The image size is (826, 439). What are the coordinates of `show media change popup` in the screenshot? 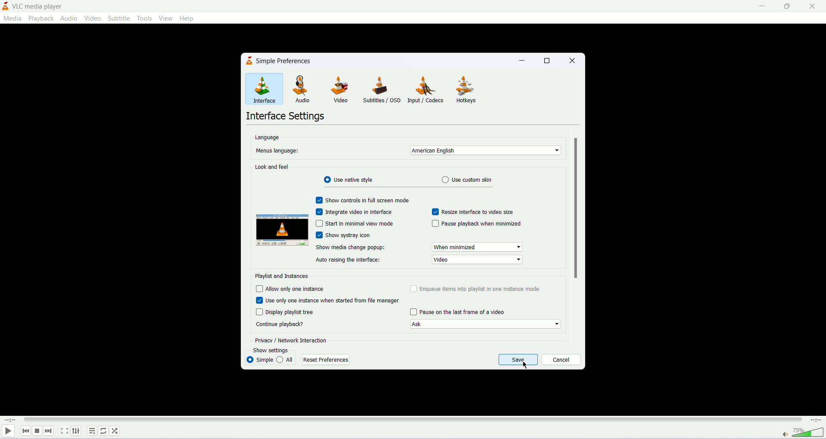 It's located at (351, 247).